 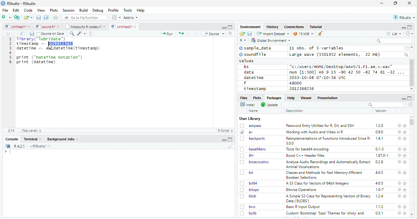 I want to click on Create a project, so click(x=17, y=17).